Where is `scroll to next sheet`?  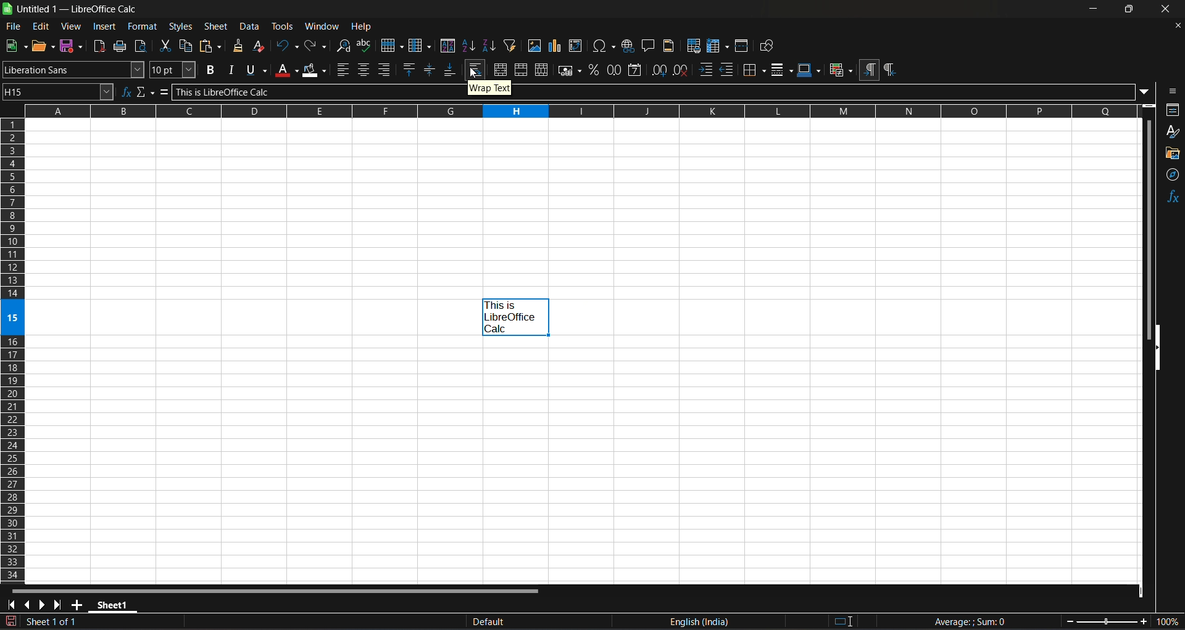
scroll to next sheet is located at coordinates (44, 604).